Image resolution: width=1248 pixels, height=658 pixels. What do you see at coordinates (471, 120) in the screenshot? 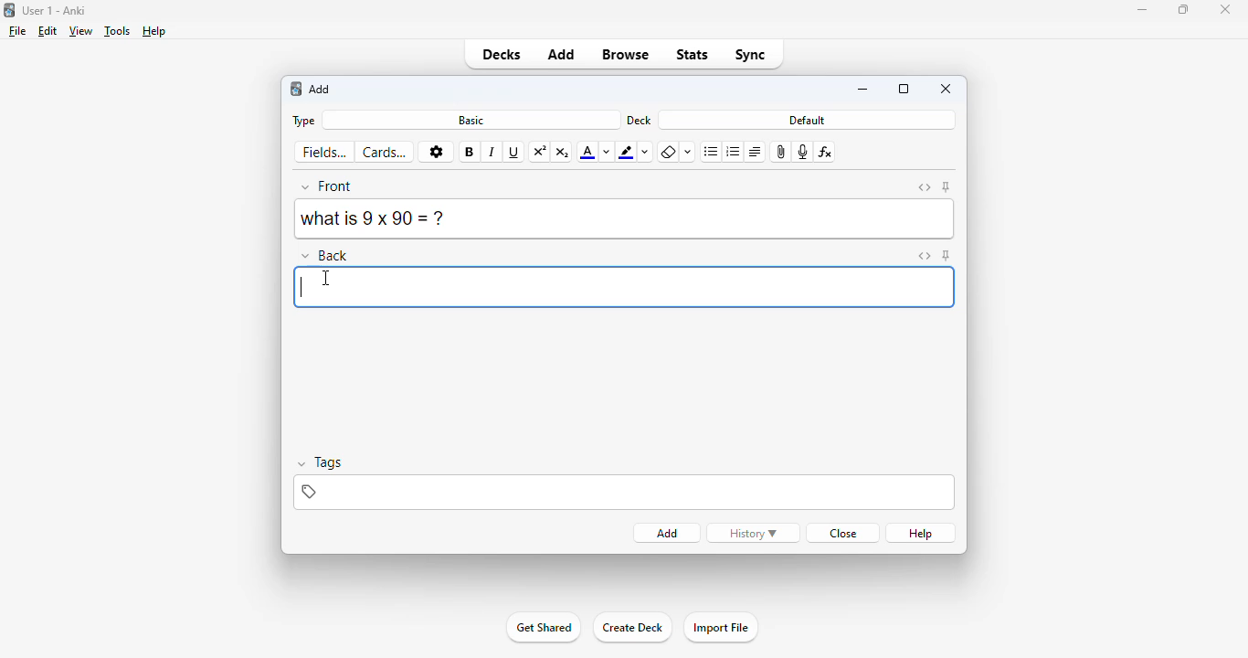
I see `basic` at bounding box center [471, 120].